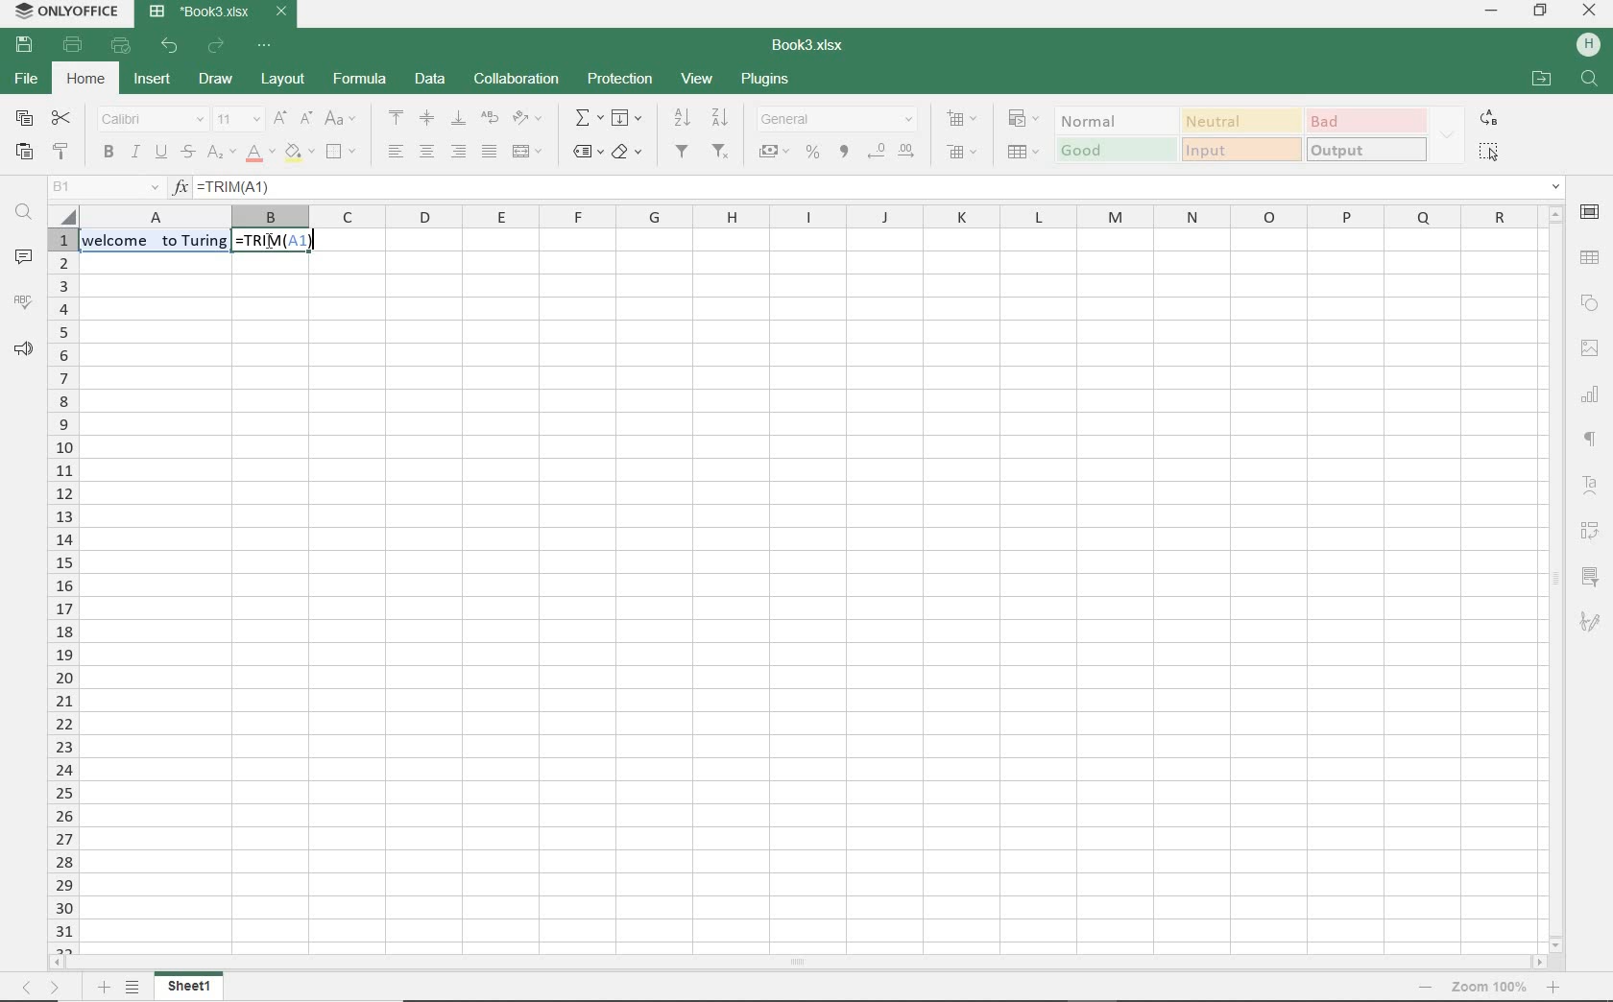 The image size is (1613, 1002). What do you see at coordinates (964, 120) in the screenshot?
I see `insert cells` at bounding box center [964, 120].